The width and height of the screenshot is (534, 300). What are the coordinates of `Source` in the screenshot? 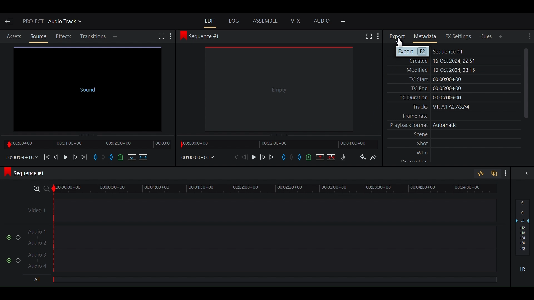 It's located at (38, 36).